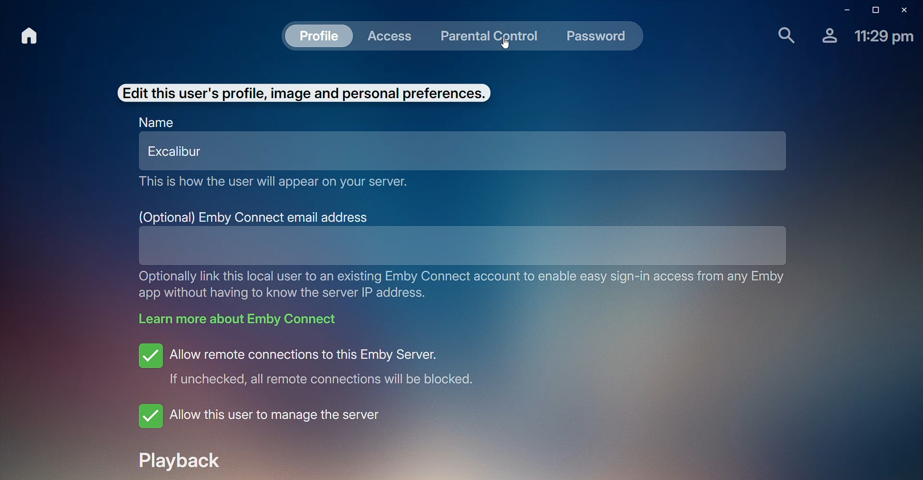 This screenshot has height=480, width=923. What do you see at coordinates (157, 123) in the screenshot?
I see `Name` at bounding box center [157, 123].